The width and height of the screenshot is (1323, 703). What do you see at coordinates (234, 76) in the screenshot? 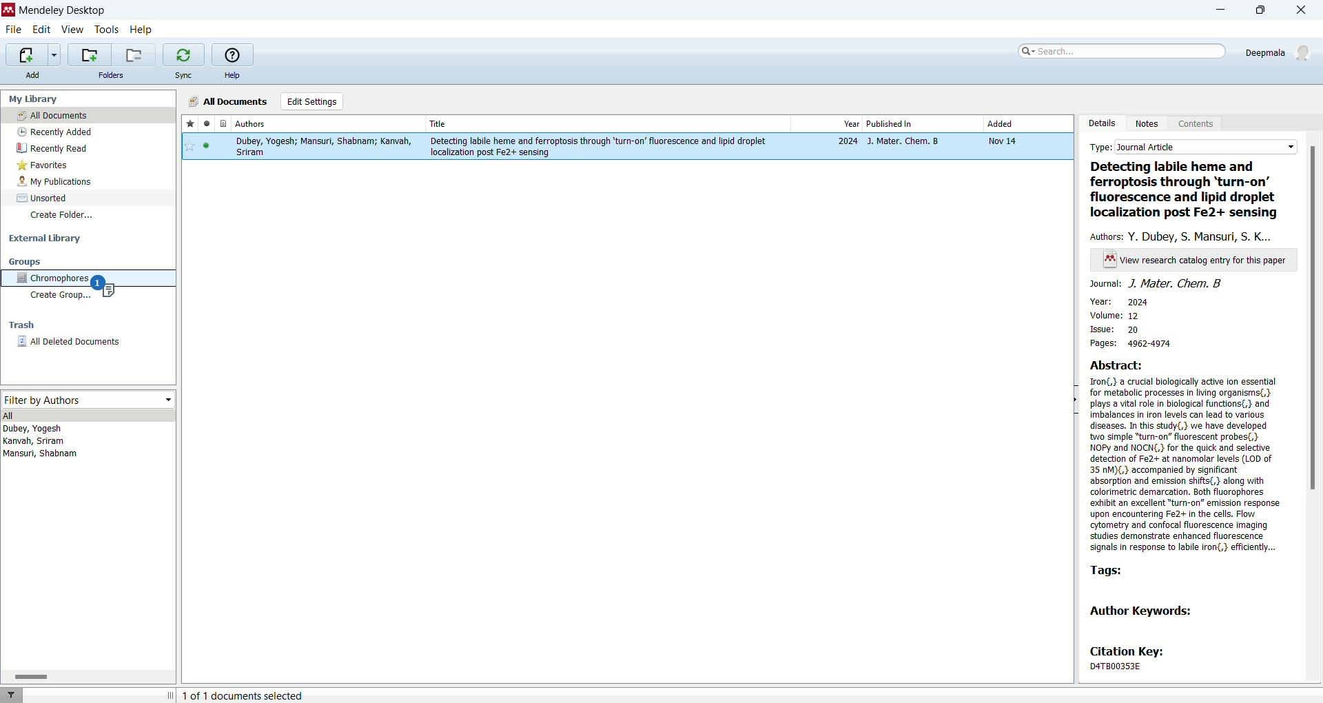
I see `help` at bounding box center [234, 76].